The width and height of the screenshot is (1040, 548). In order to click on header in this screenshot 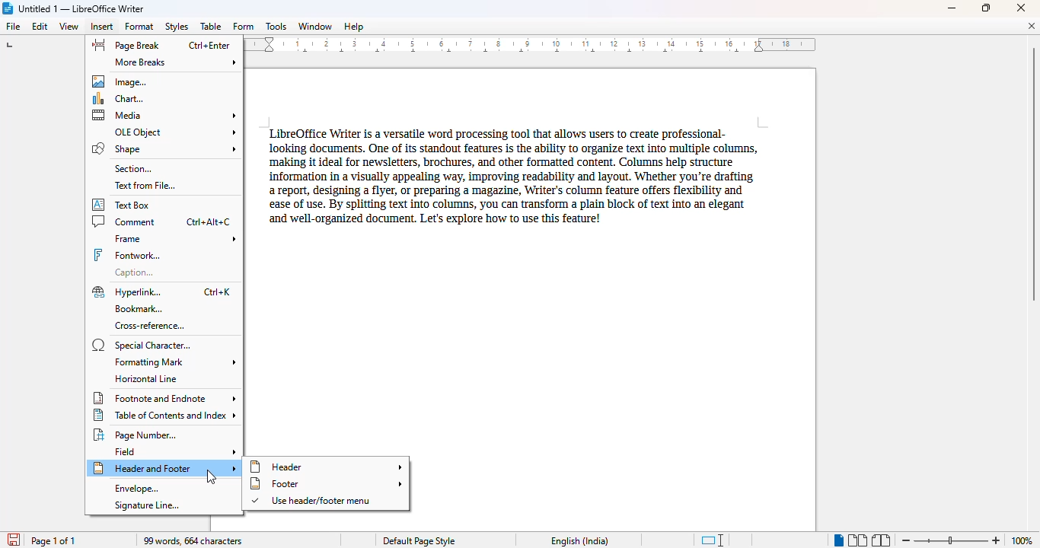, I will do `click(327, 467)`.